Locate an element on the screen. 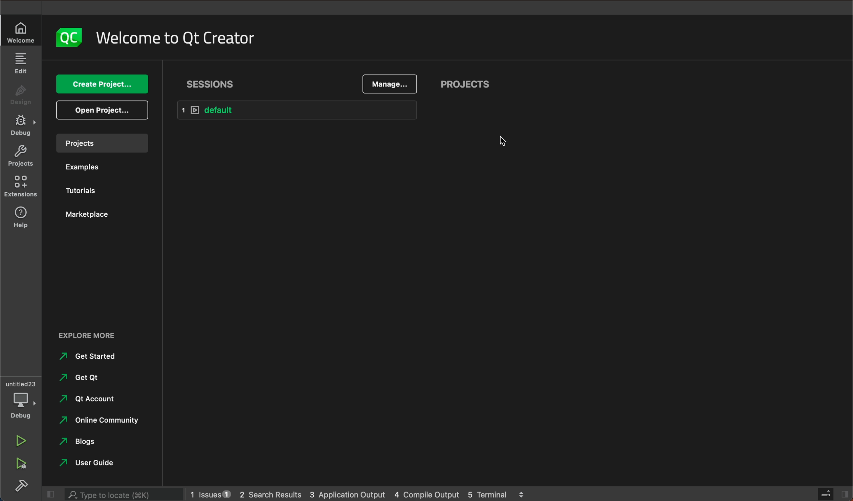  extensions is located at coordinates (20, 189).